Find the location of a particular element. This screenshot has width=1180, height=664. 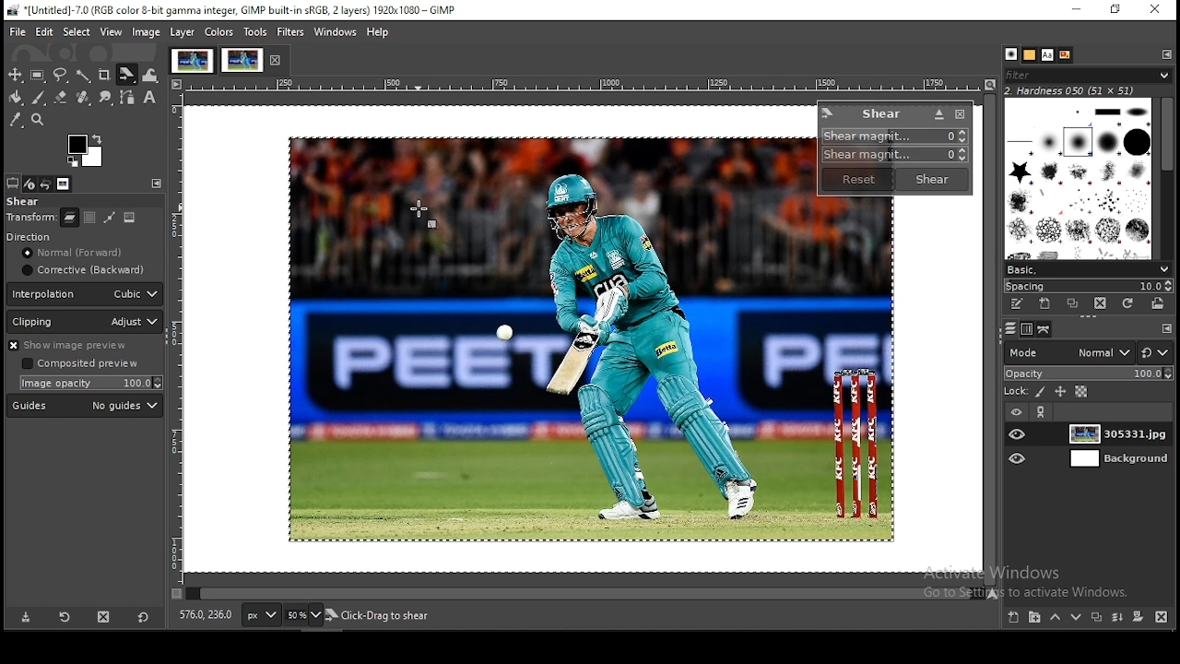

scroll bar is located at coordinates (584, 594).